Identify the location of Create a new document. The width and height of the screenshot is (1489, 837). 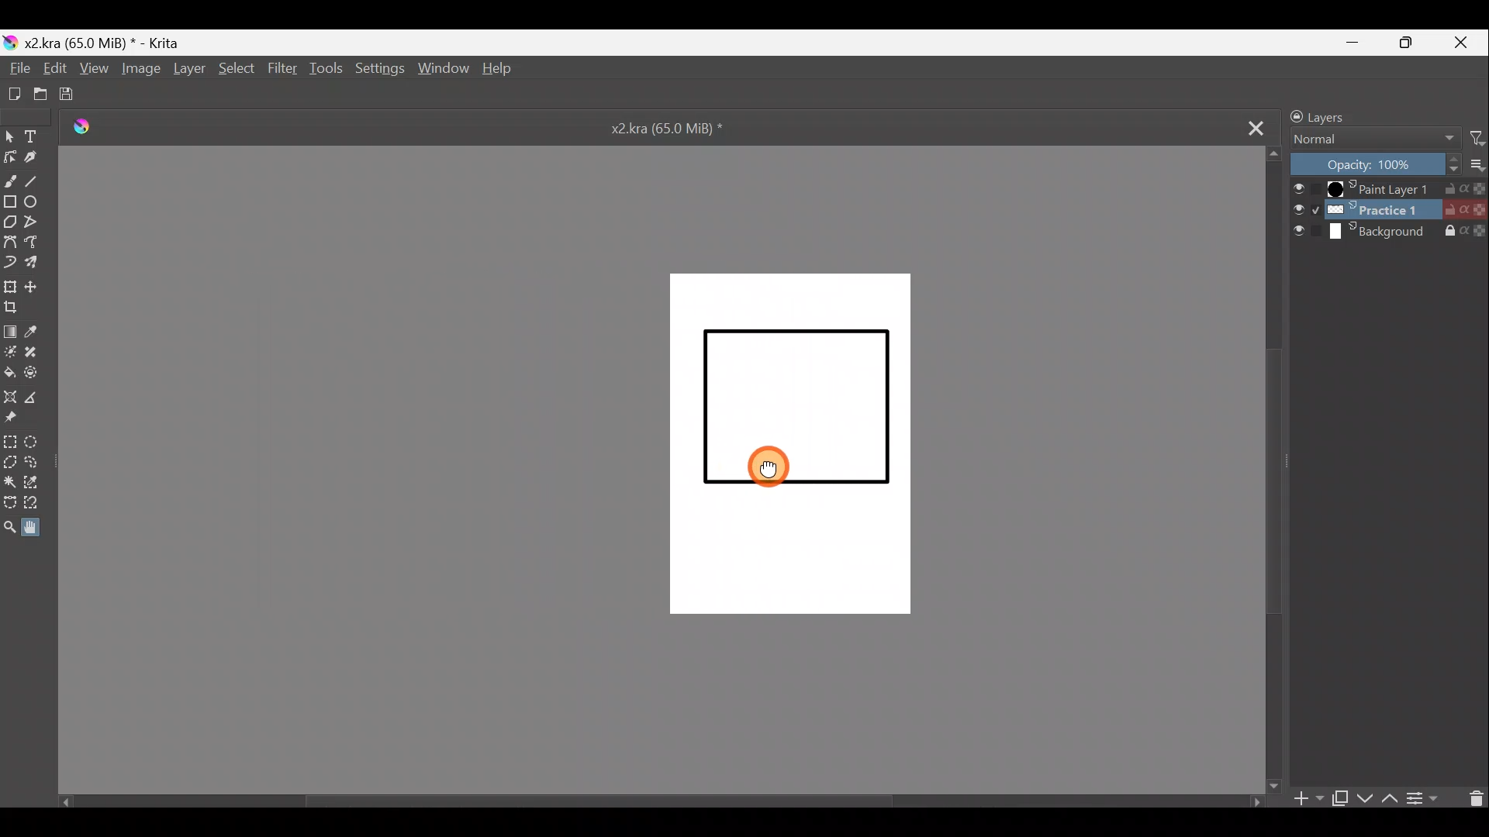
(13, 94).